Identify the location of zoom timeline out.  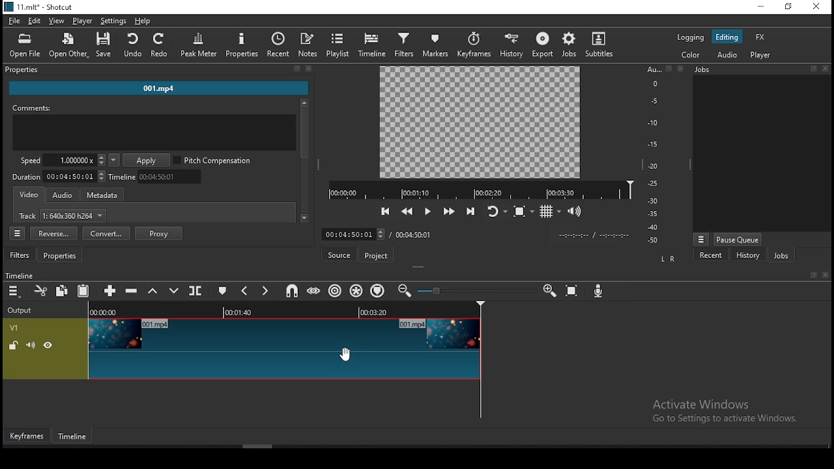
(405, 291).